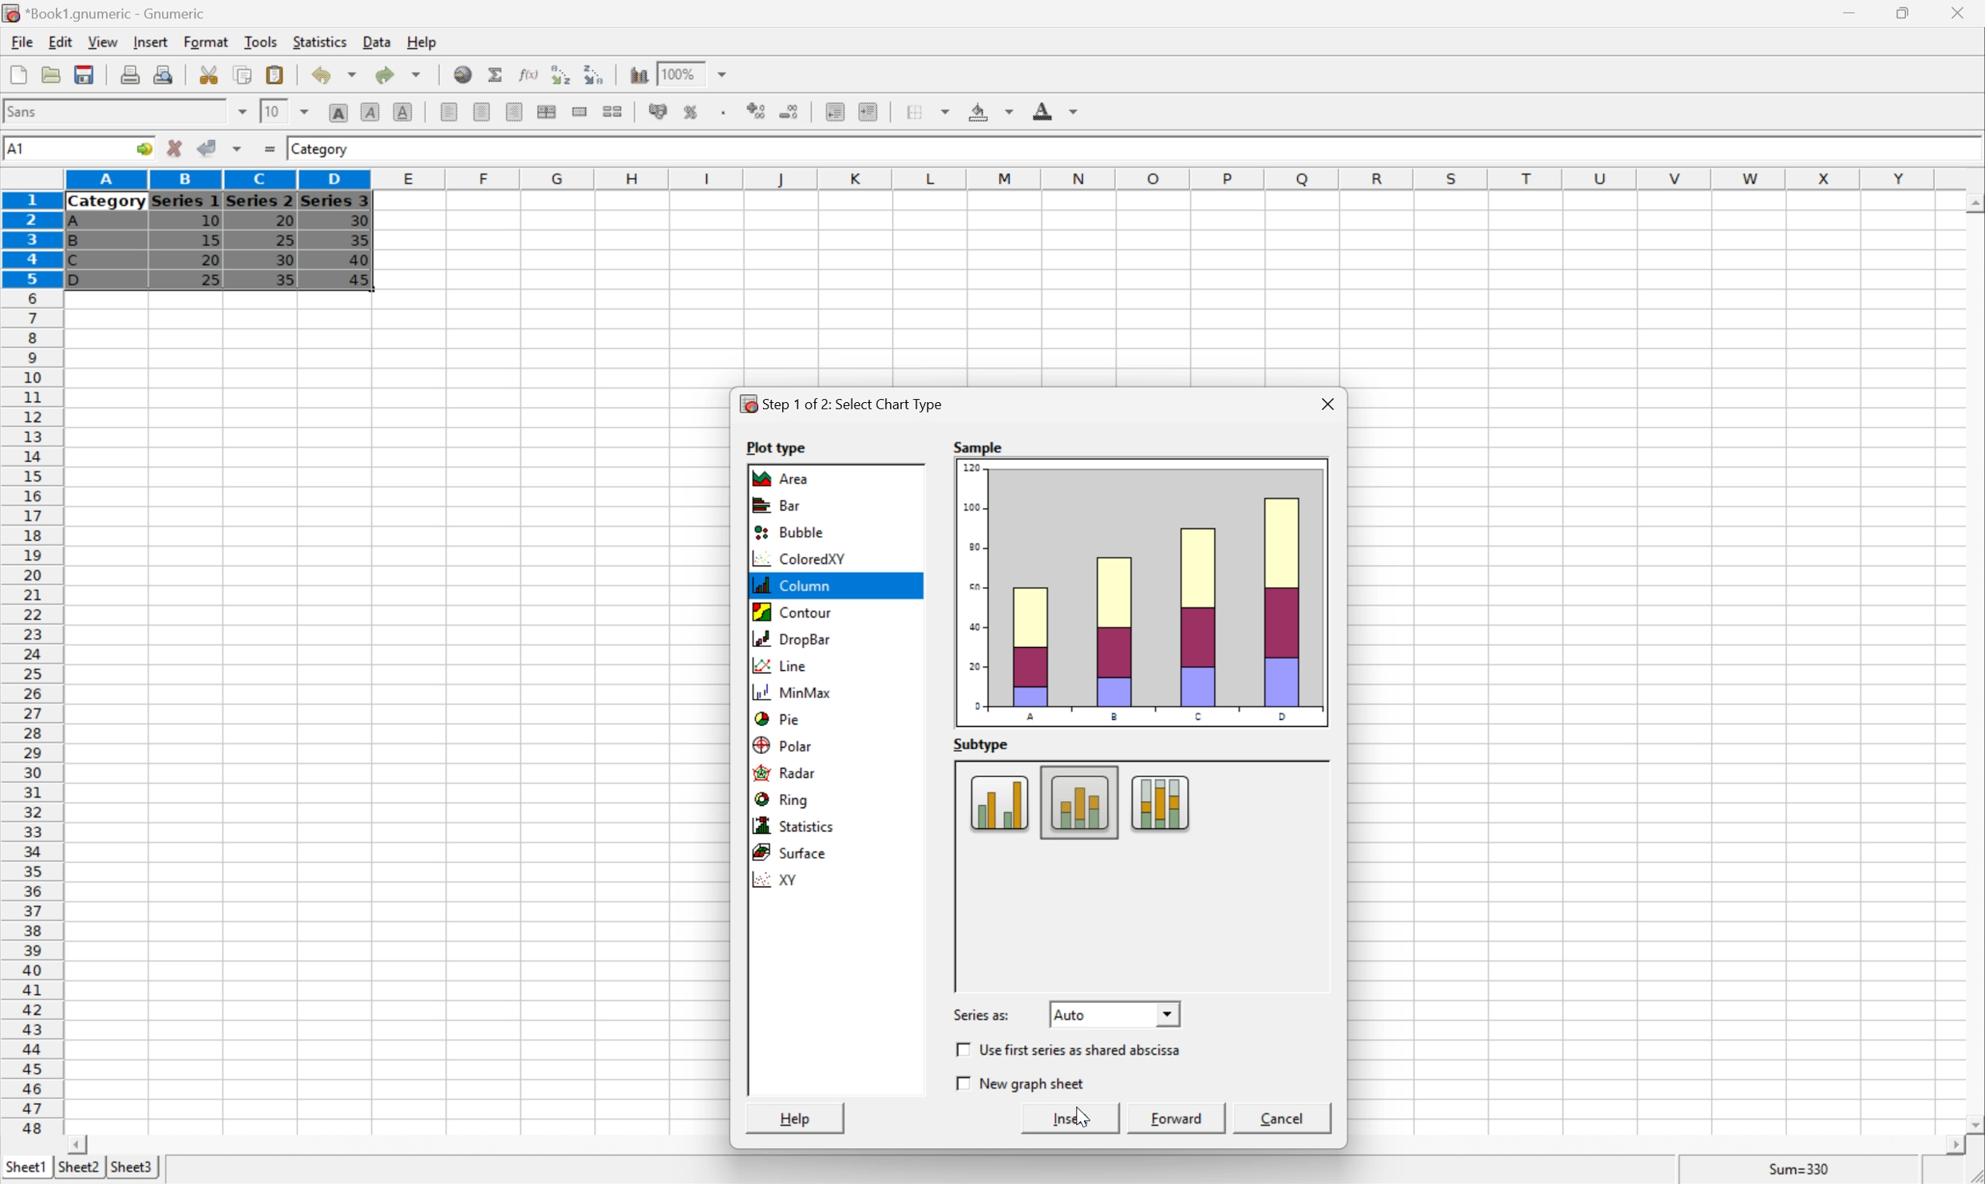 The height and width of the screenshot is (1184, 1985). I want to click on Sheet2, so click(78, 1167).